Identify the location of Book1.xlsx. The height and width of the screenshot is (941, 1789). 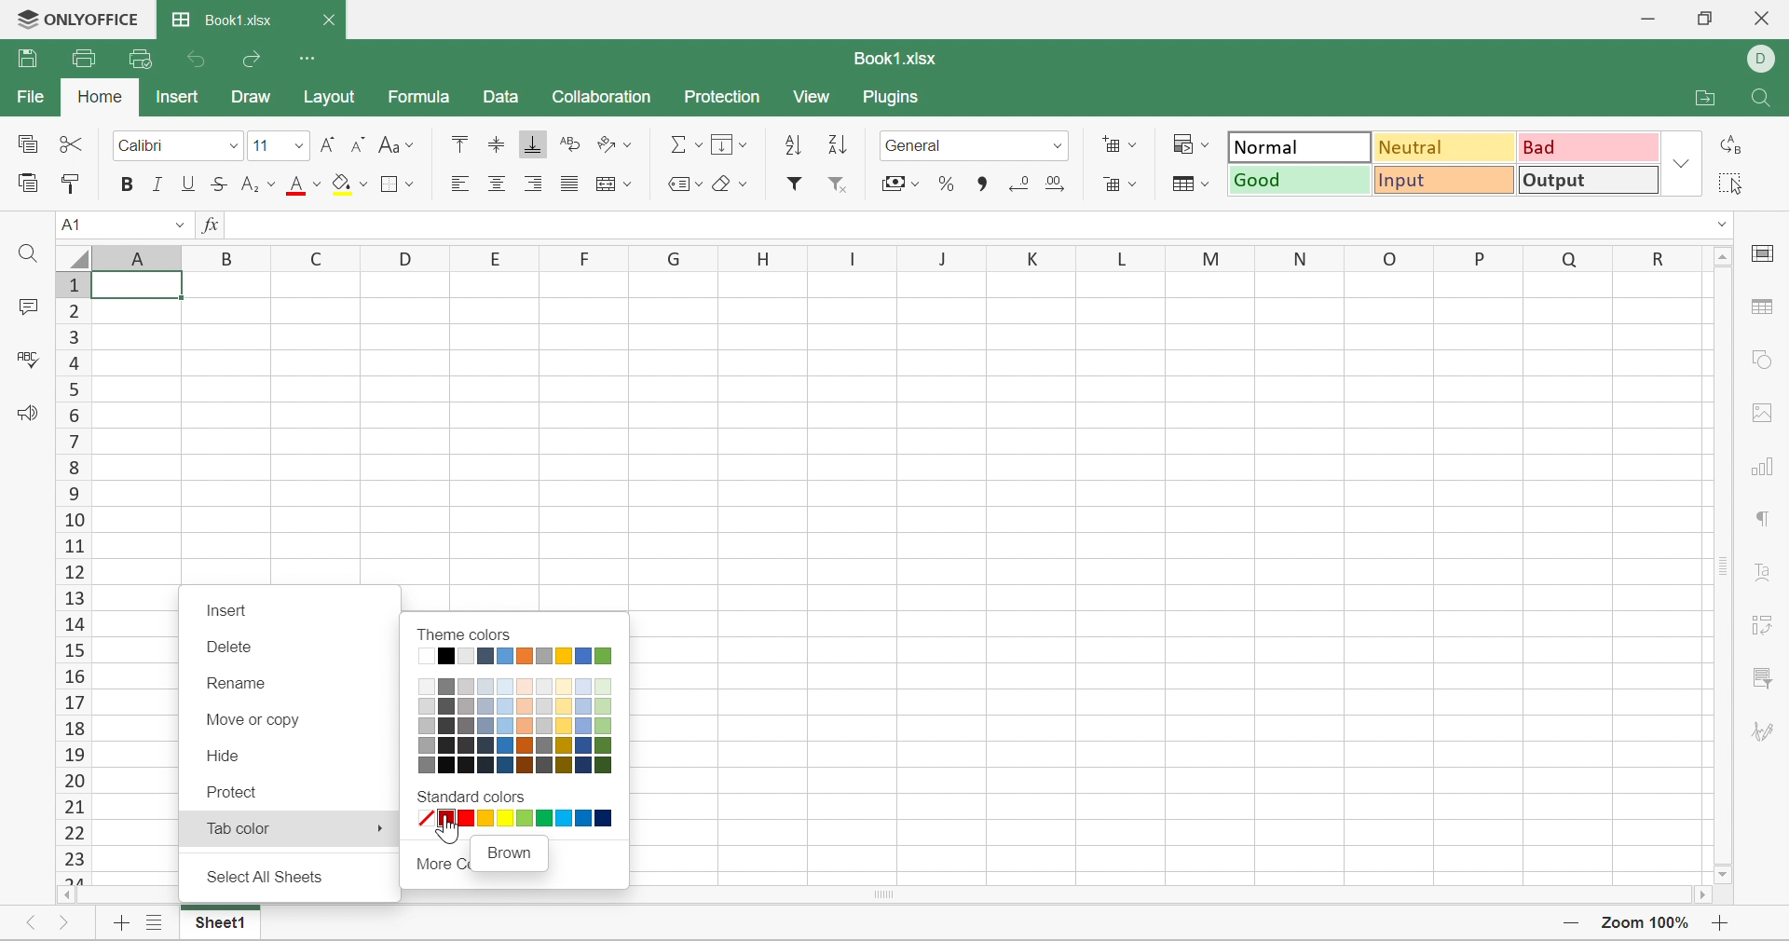
(222, 20).